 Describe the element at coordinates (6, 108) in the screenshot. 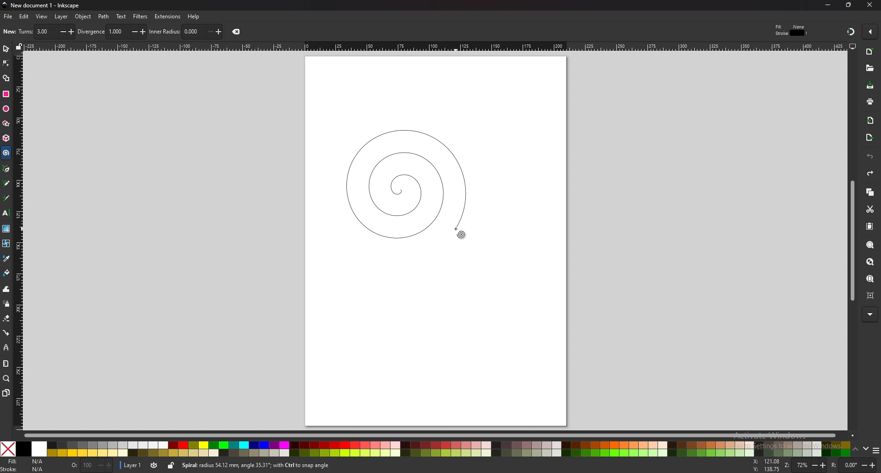

I see `ellipse` at that location.